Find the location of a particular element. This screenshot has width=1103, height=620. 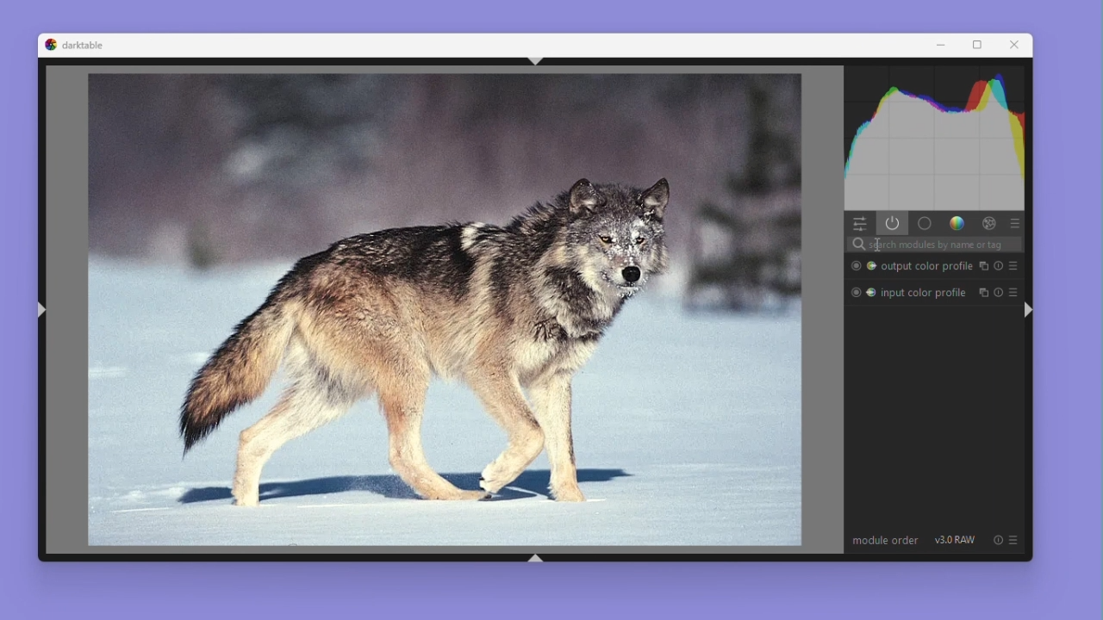

Dark table logo is located at coordinates (75, 45).